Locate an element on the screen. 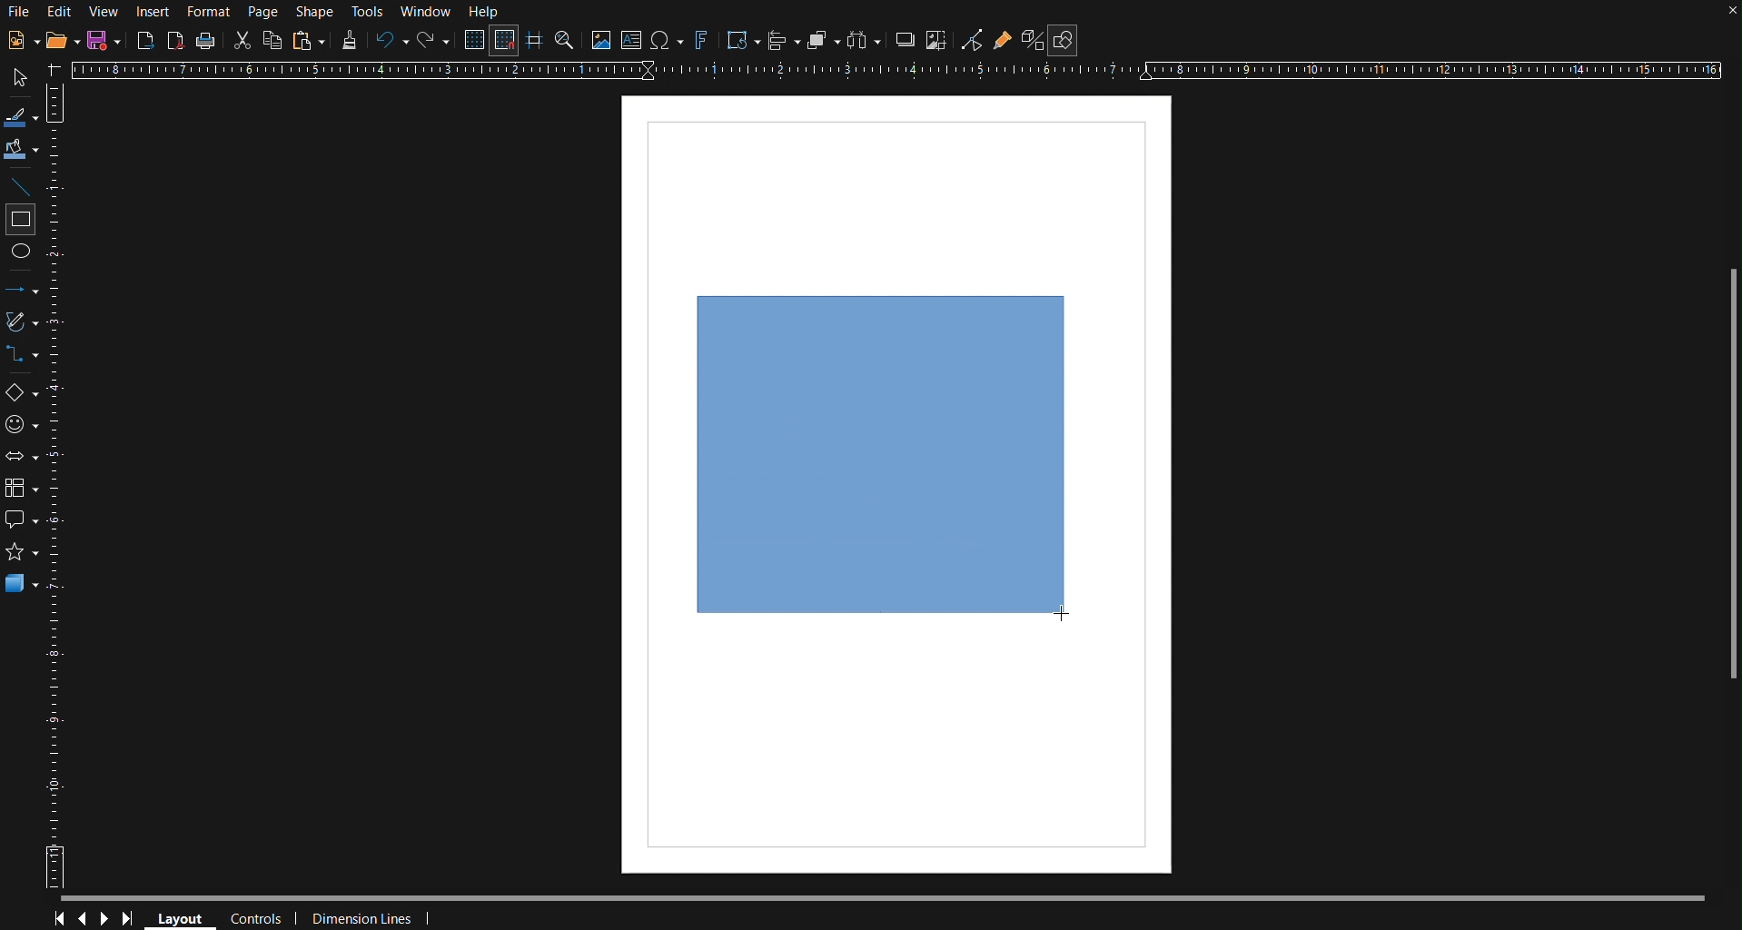 The image size is (1742, 930). Shadow is located at coordinates (904, 39).